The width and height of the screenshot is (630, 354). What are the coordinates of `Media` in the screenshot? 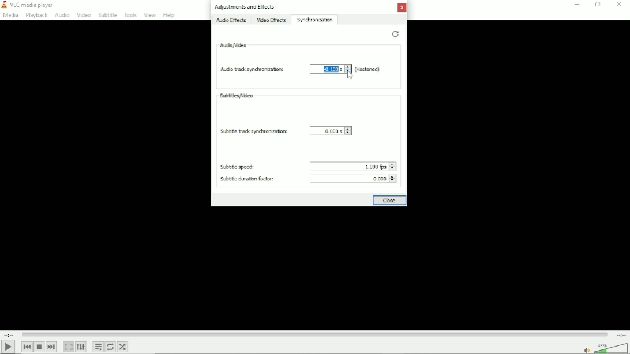 It's located at (10, 16).